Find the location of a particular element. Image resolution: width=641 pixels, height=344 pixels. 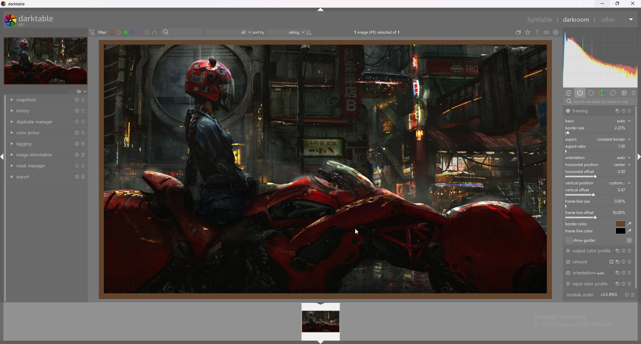

frame line color is located at coordinates (620, 231).